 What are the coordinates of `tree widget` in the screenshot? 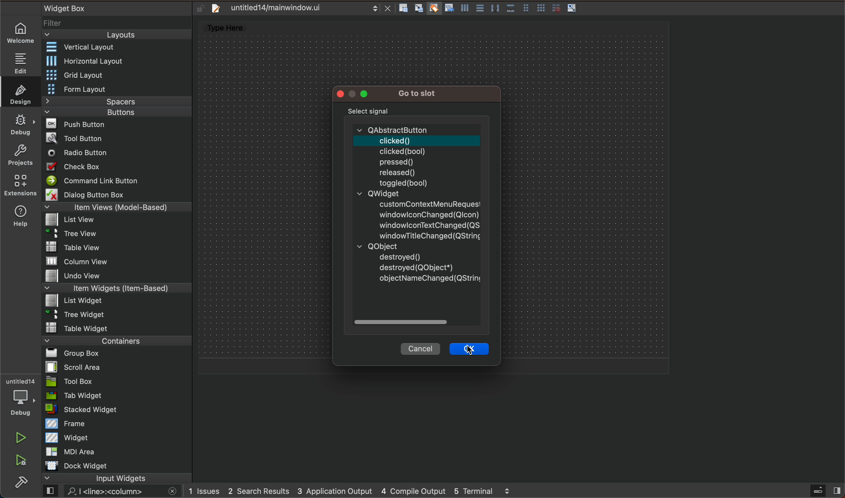 It's located at (118, 315).